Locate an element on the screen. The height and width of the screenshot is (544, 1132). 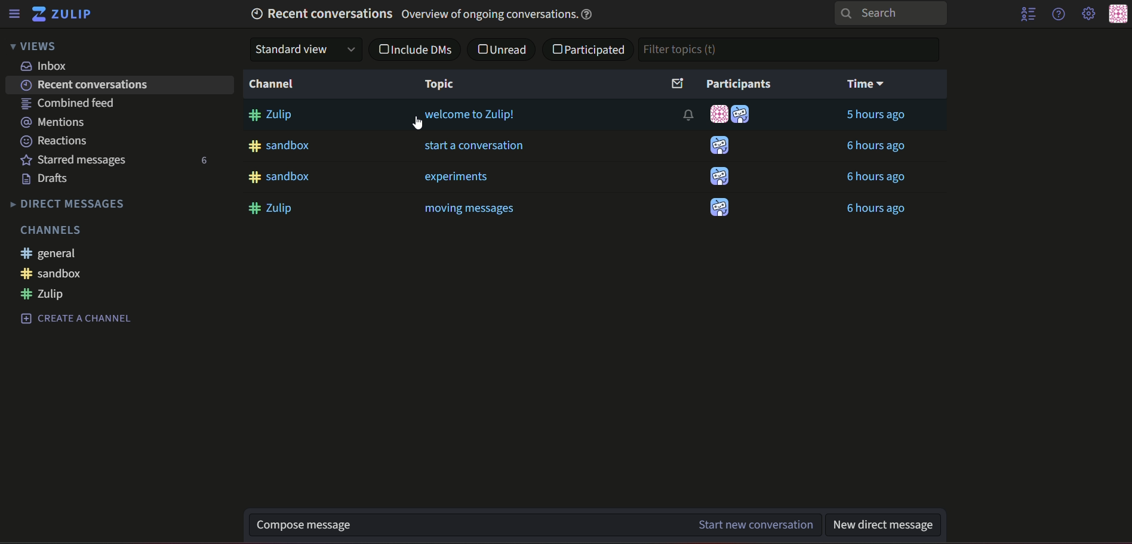
#sandbox is located at coordinates (281, 177).